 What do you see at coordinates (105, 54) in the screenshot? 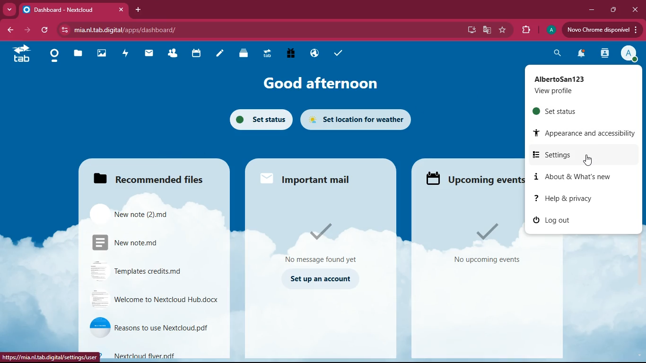
I see `images` at bounding box center [105, 54].